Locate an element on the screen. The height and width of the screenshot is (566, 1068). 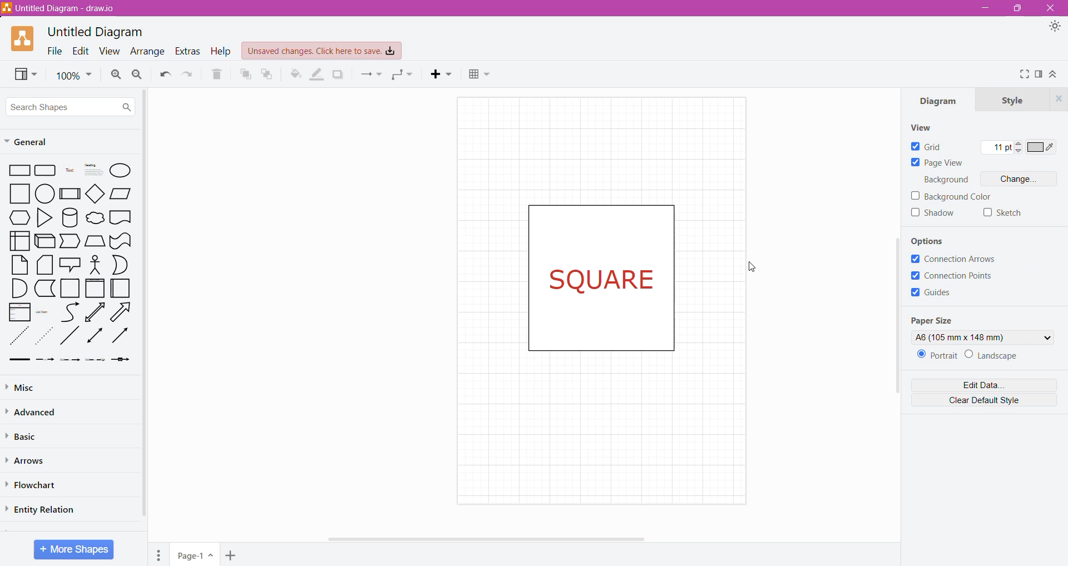
Arrow with a Box is located at coordinates (120, 359).